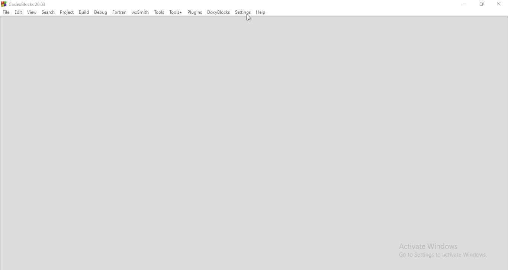  Describe the element at coordinates (261, 12) in the screenshot. I see `Help` at that location.